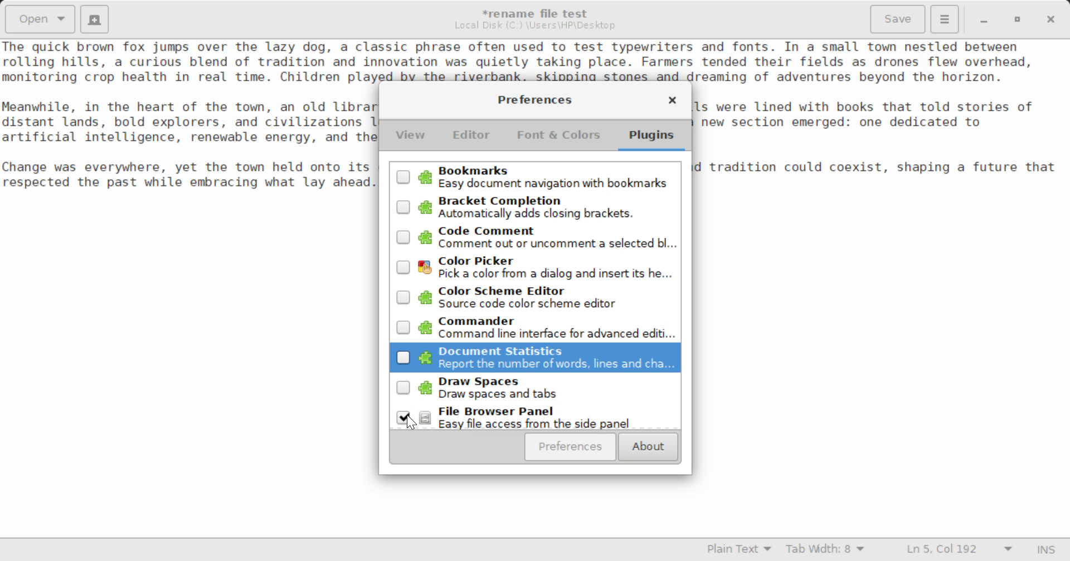  I want to click on Unselected Commander Plugin, so click(536, 329).